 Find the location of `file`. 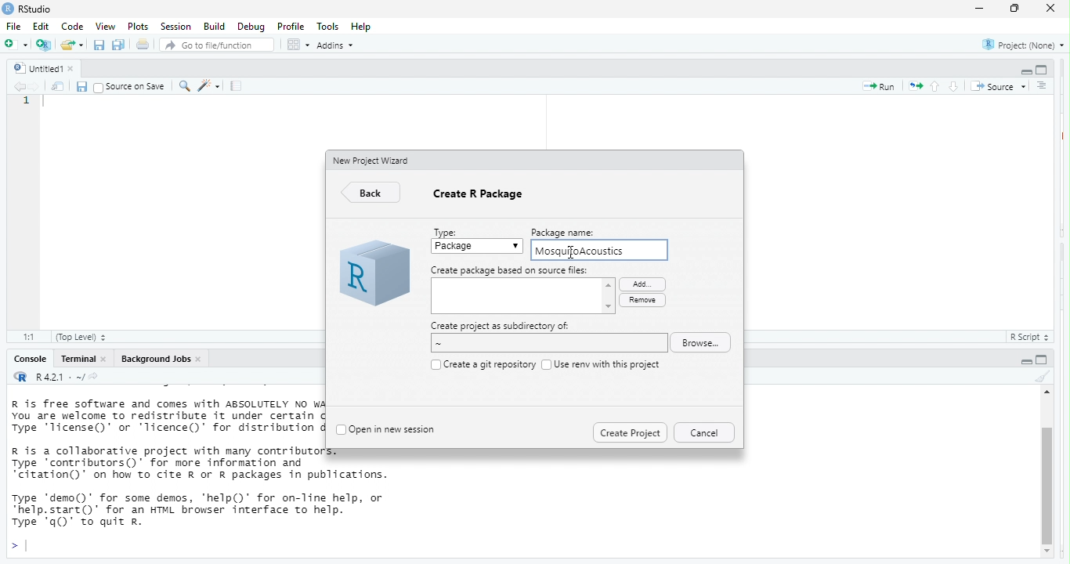

file is located at coordinates (16, 27).